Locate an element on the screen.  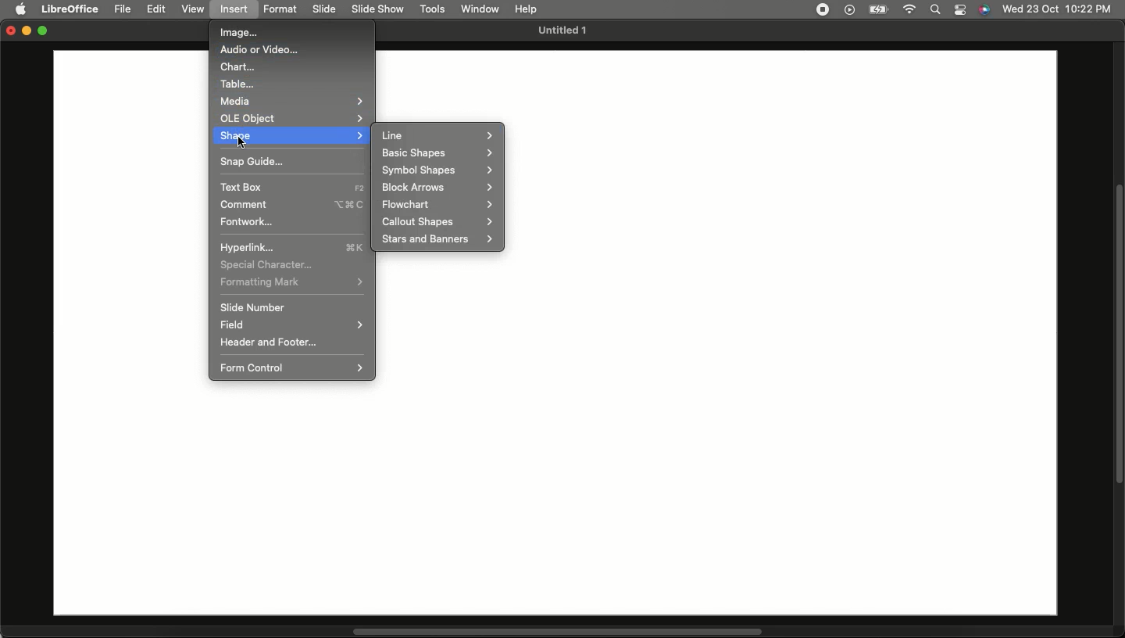
Text box is located at coordinates (292, 187).